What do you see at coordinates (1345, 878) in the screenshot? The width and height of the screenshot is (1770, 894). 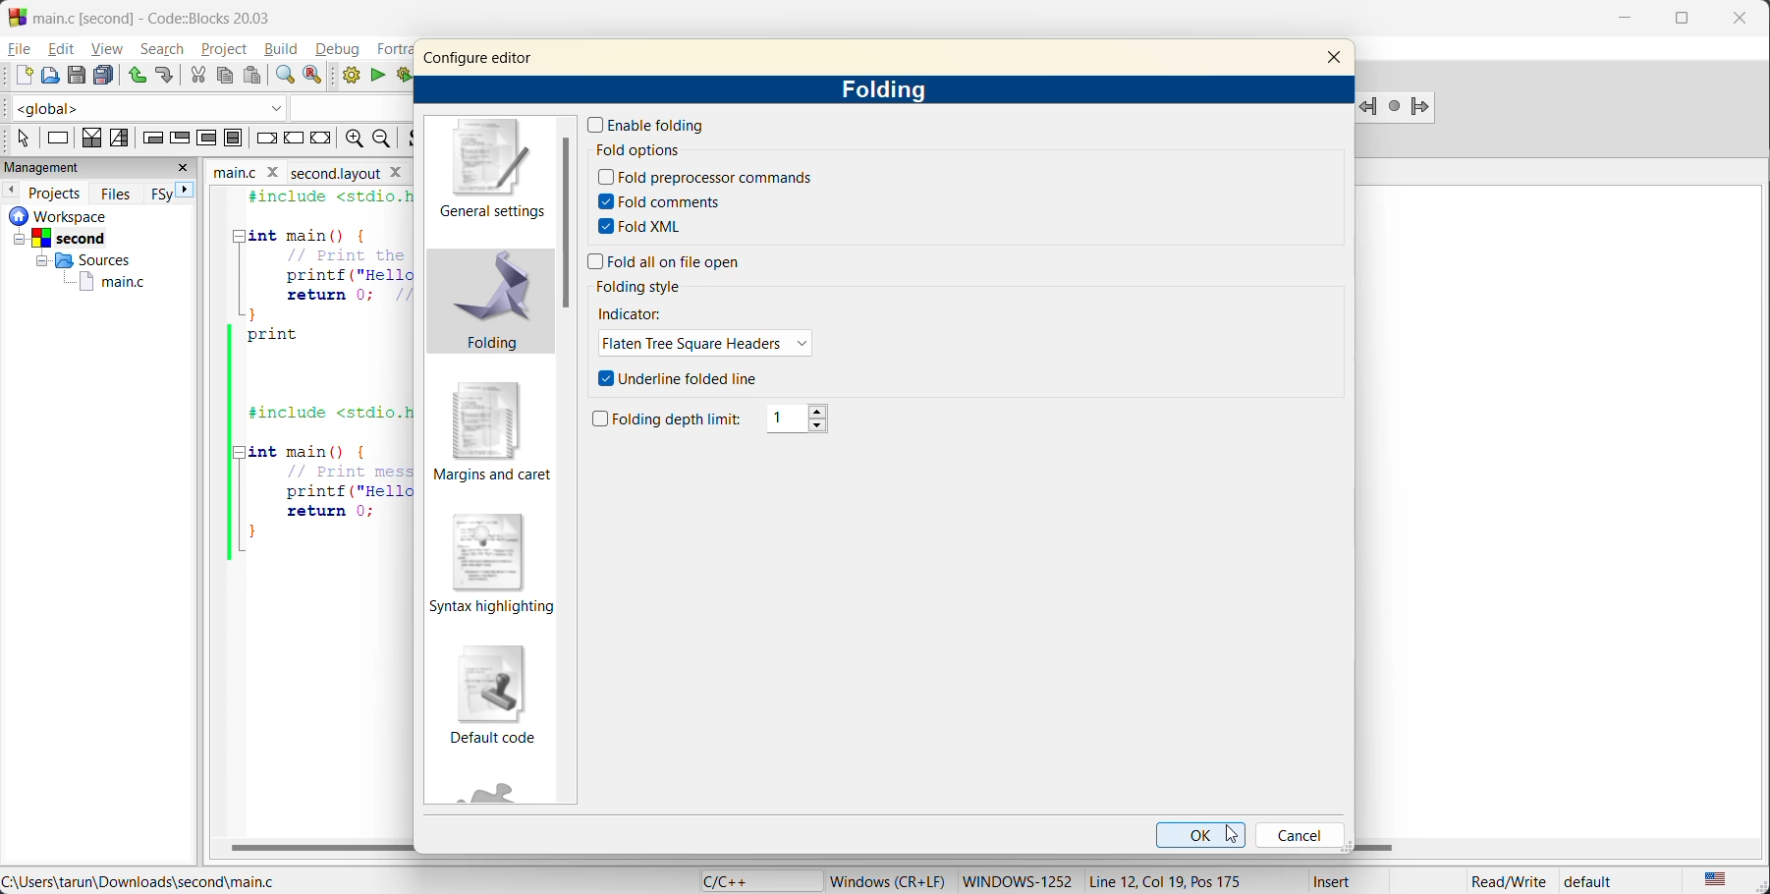 I see `Insert` at bounding box center [1345, 878].